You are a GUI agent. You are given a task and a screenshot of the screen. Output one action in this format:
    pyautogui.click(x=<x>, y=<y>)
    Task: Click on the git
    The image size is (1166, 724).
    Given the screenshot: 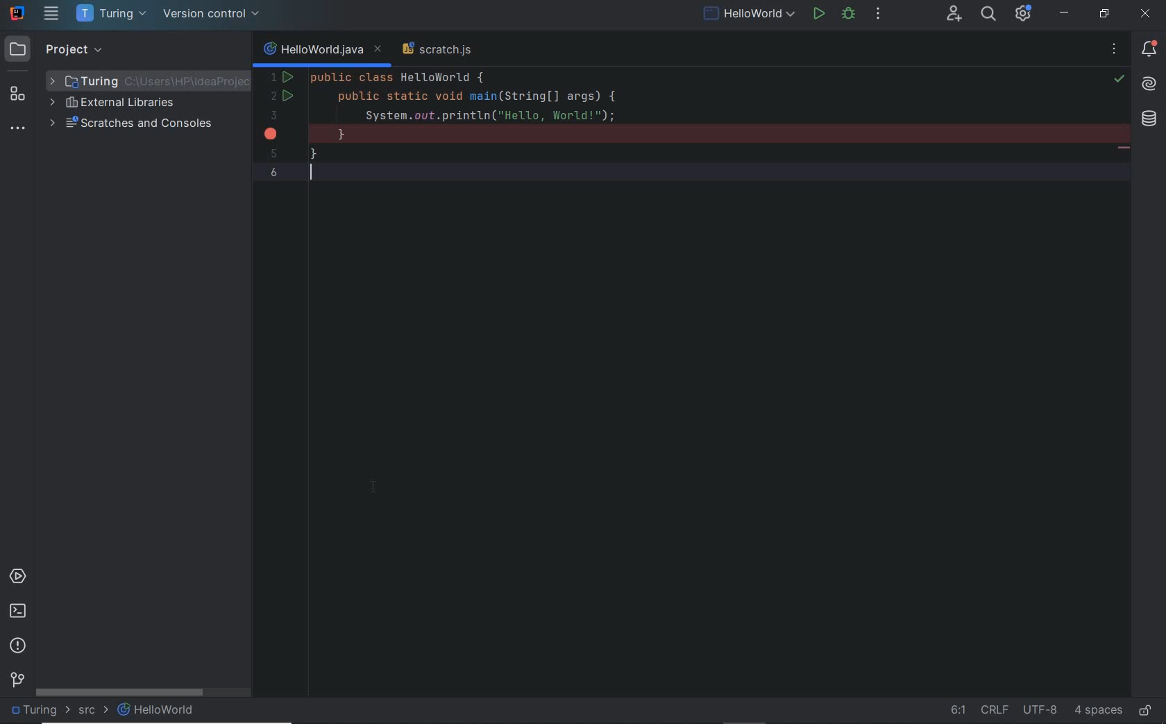 What is the action you would take?
    pyautogui.click(x=17, y=680)
    